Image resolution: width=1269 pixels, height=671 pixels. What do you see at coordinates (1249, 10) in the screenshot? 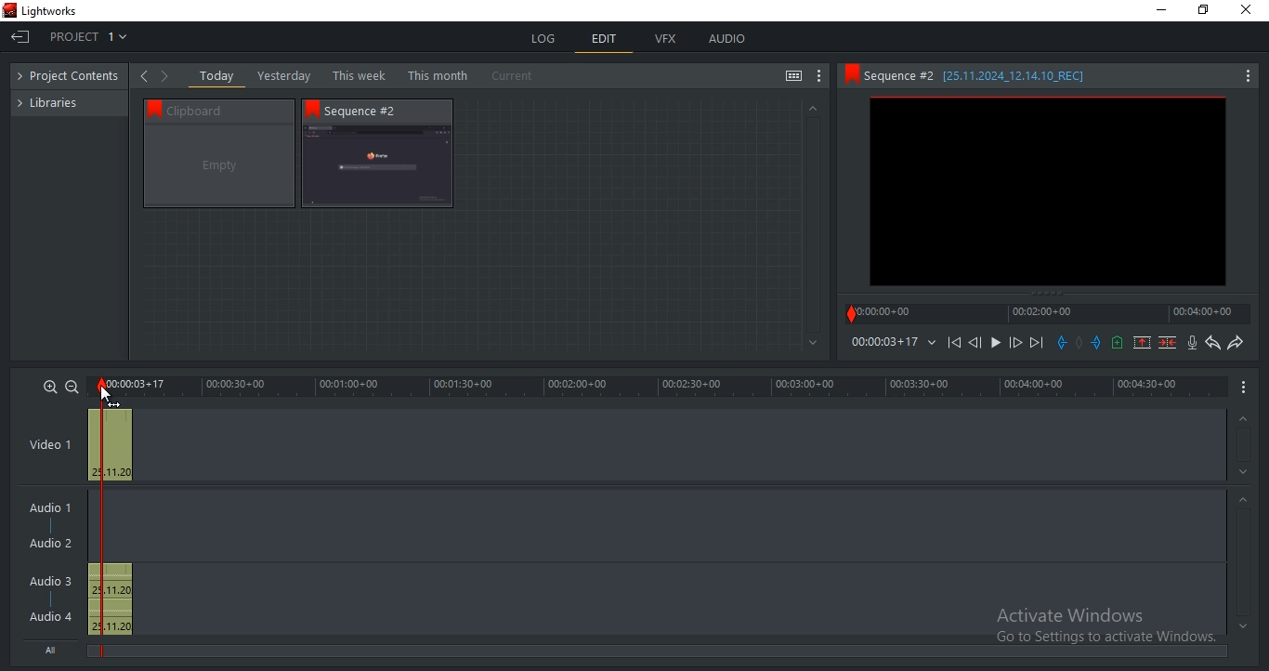
I see `Close` at bounding box center [1249, 10].